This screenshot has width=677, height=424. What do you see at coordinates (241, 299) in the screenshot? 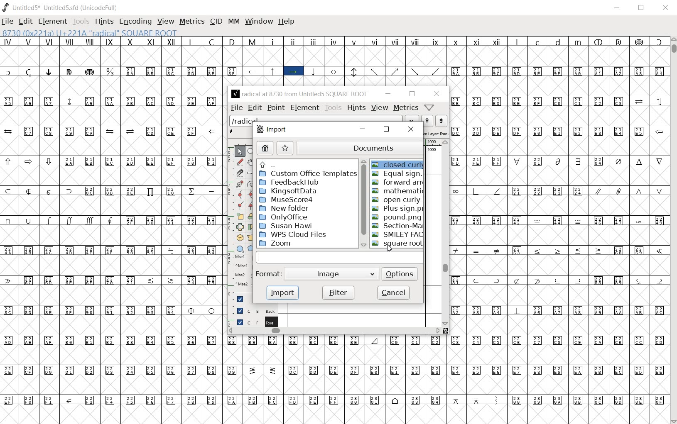
I see `Guide` at bounding box center [241, 299].